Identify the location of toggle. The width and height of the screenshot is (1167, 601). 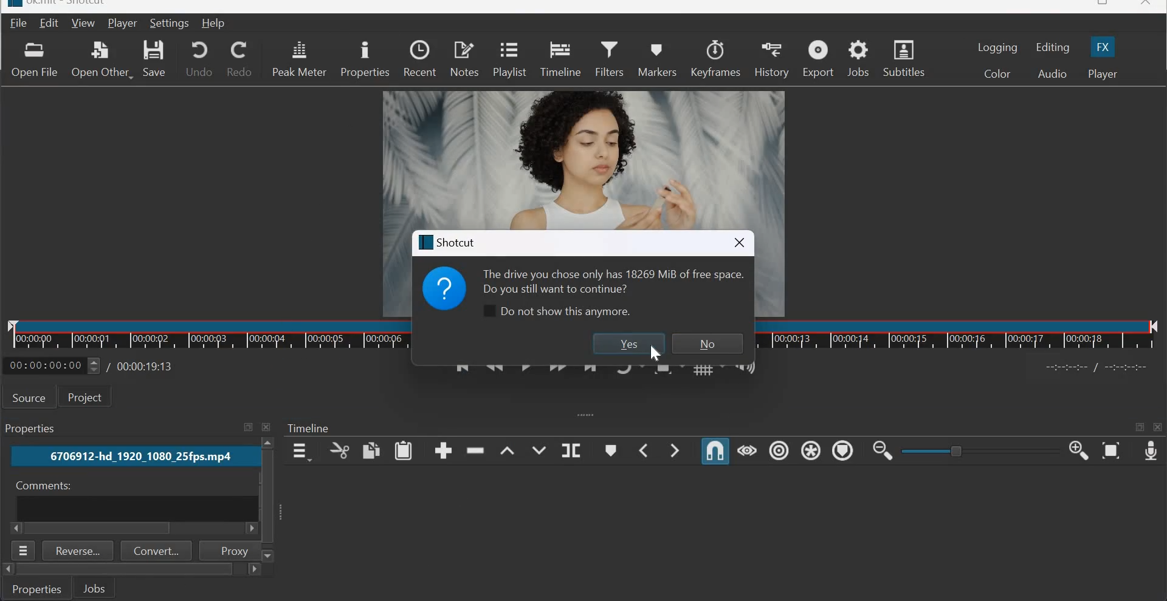
(958, 450).